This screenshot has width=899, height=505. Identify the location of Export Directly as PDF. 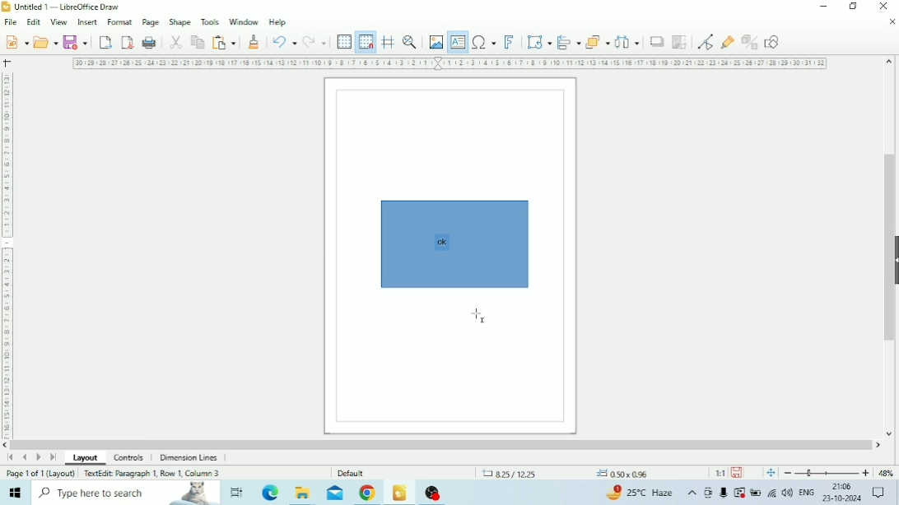
(128, 43).